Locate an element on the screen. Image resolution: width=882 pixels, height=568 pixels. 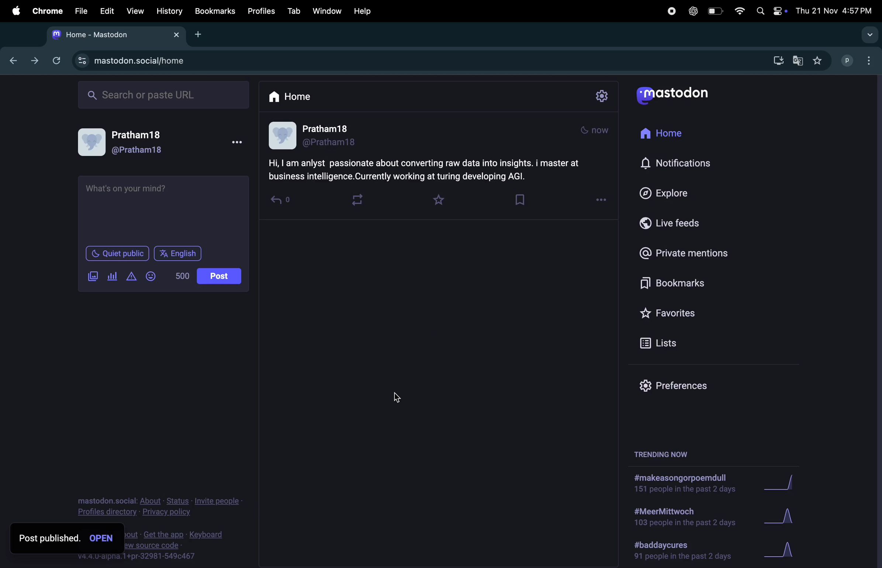
userlogo is located at coordinates (672, 96).